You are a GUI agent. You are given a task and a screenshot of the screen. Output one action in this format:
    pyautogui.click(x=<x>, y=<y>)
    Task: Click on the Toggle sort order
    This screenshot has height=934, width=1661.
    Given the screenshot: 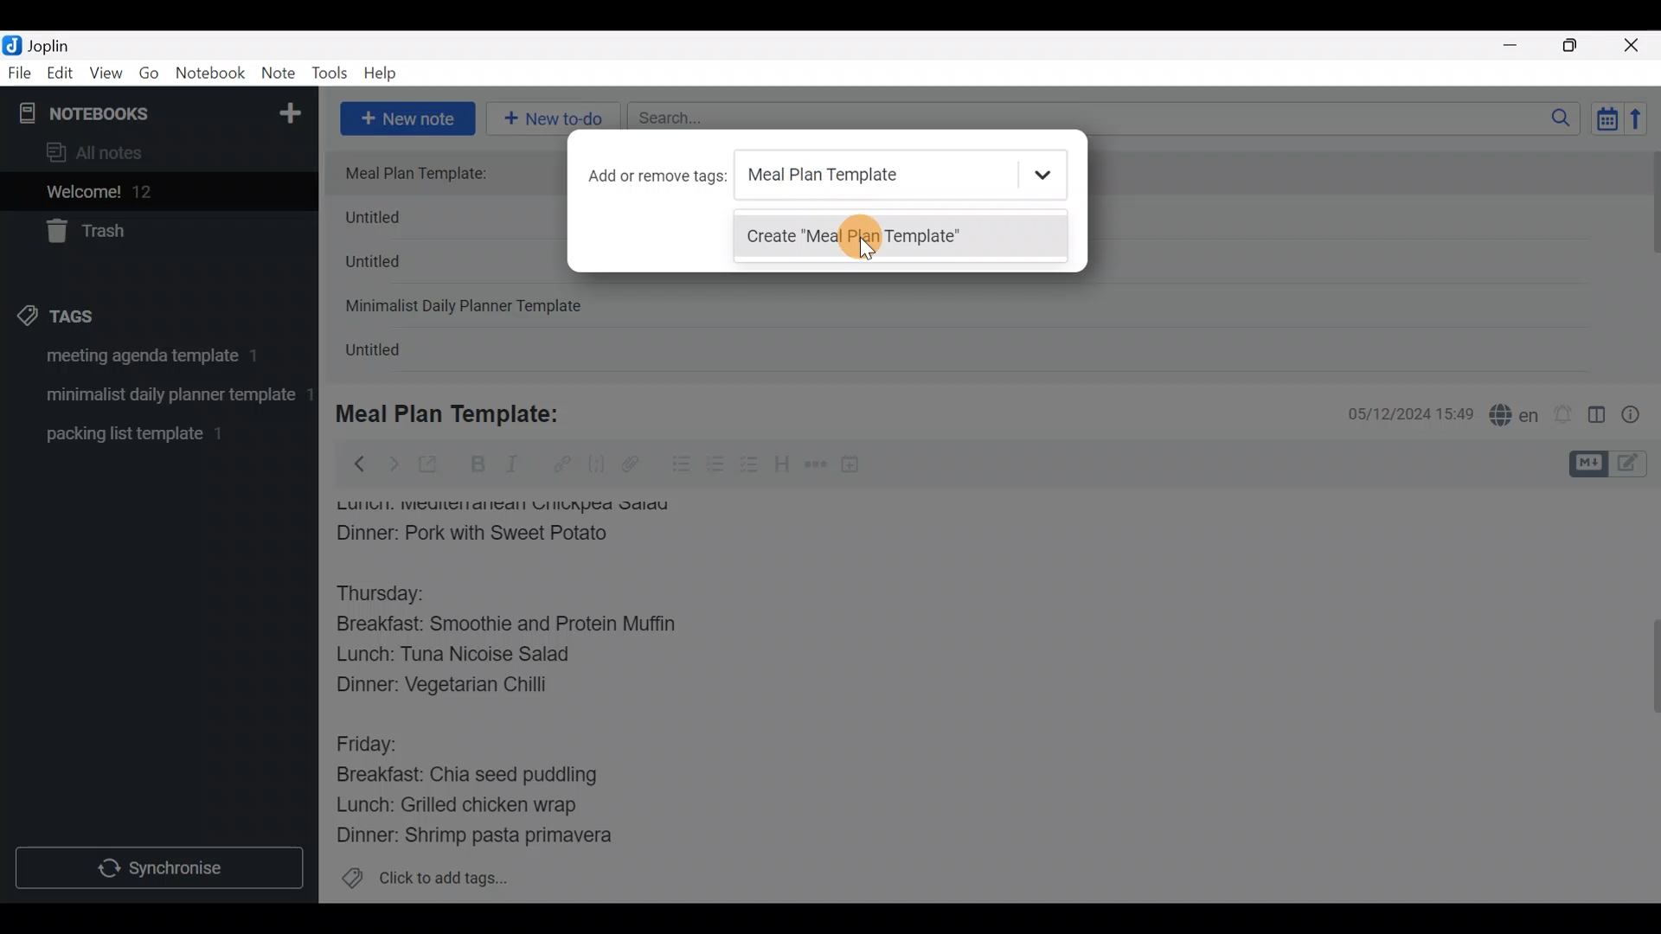 What is the action you would take?
    pyautogui.click(x=1606, y=119)
    